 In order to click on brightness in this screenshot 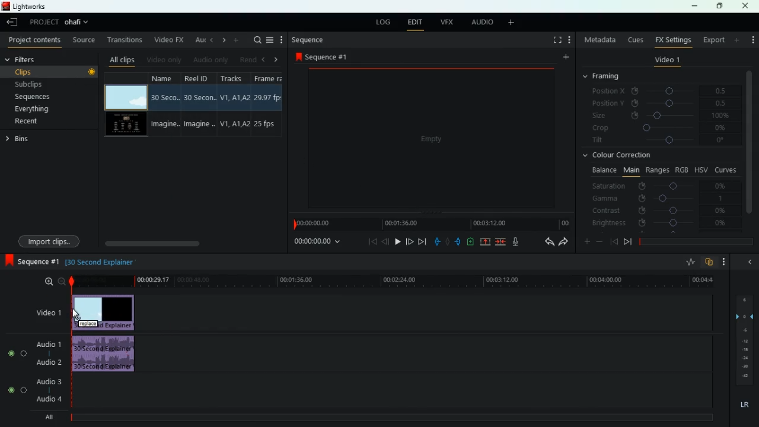, I will do `click(660, 224)`.